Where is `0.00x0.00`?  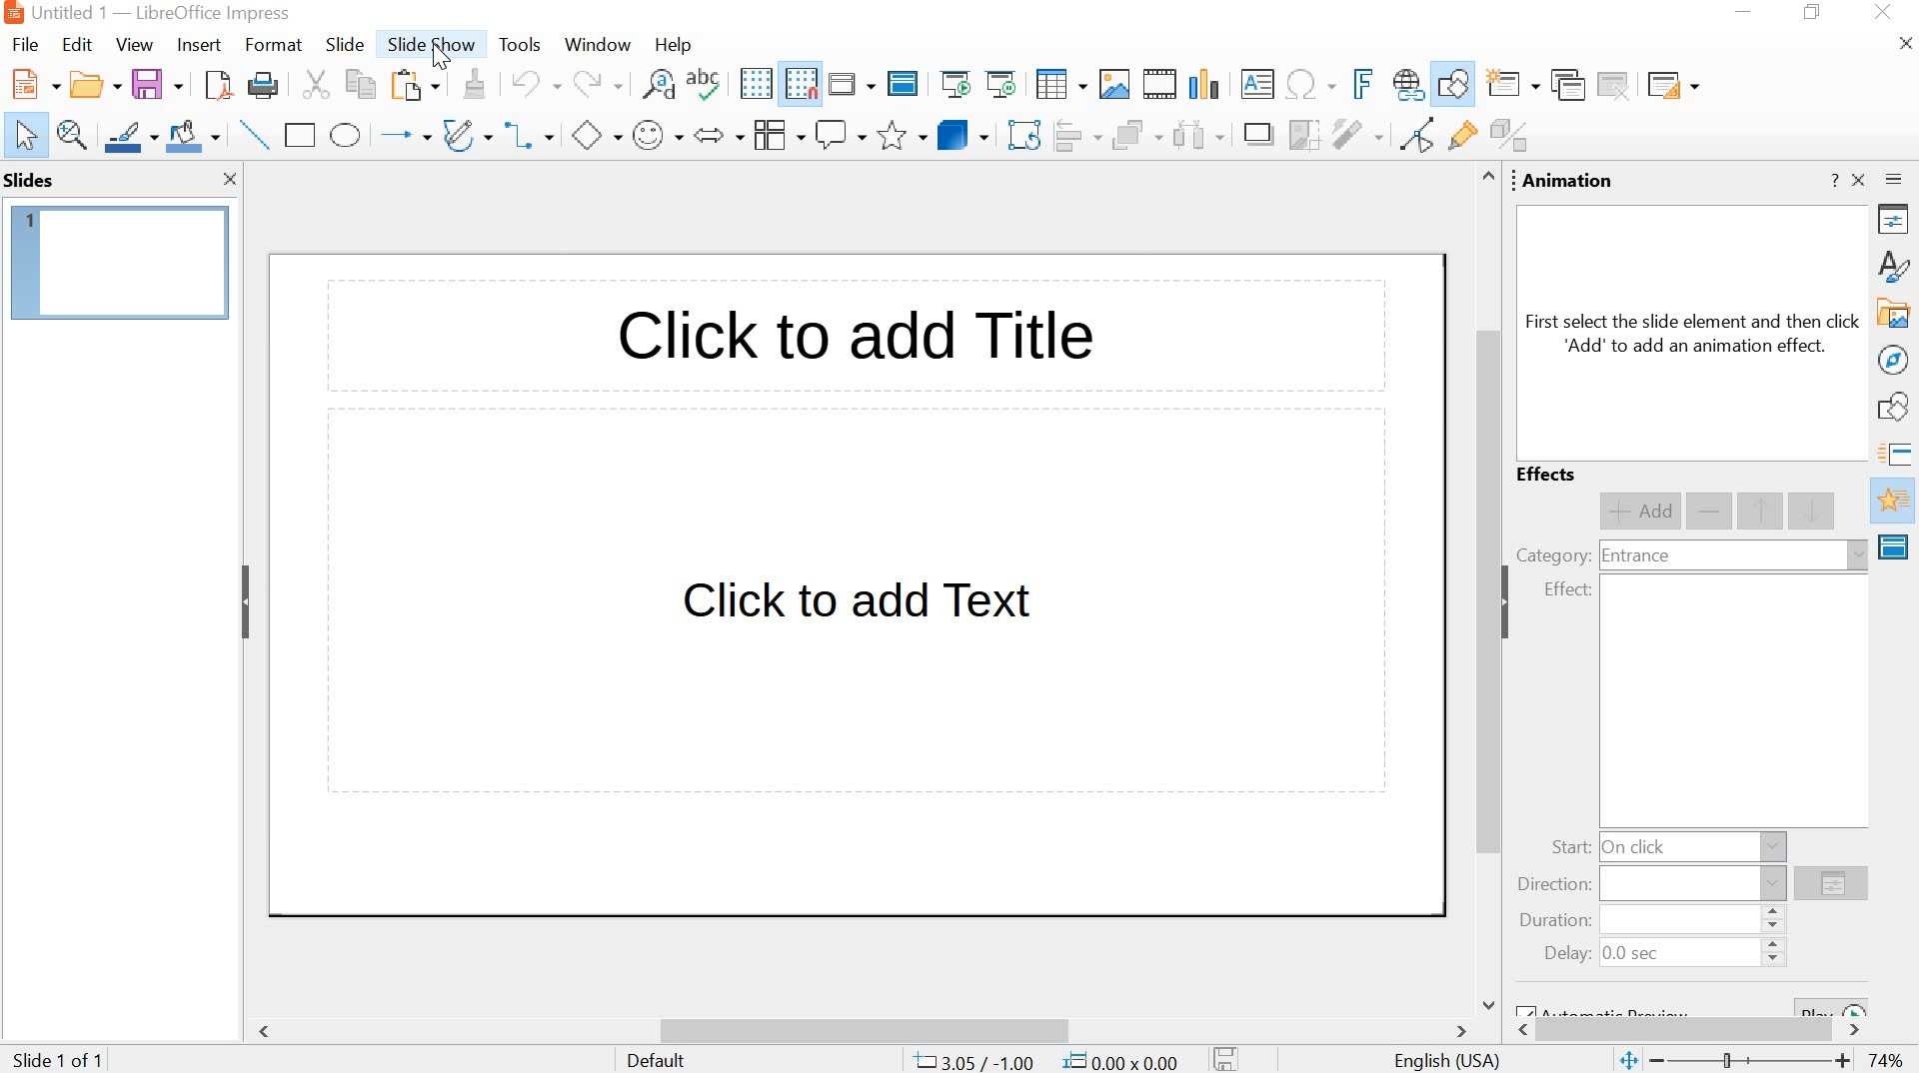
0.00x0.00 is located at coordinates (1123, 1059).